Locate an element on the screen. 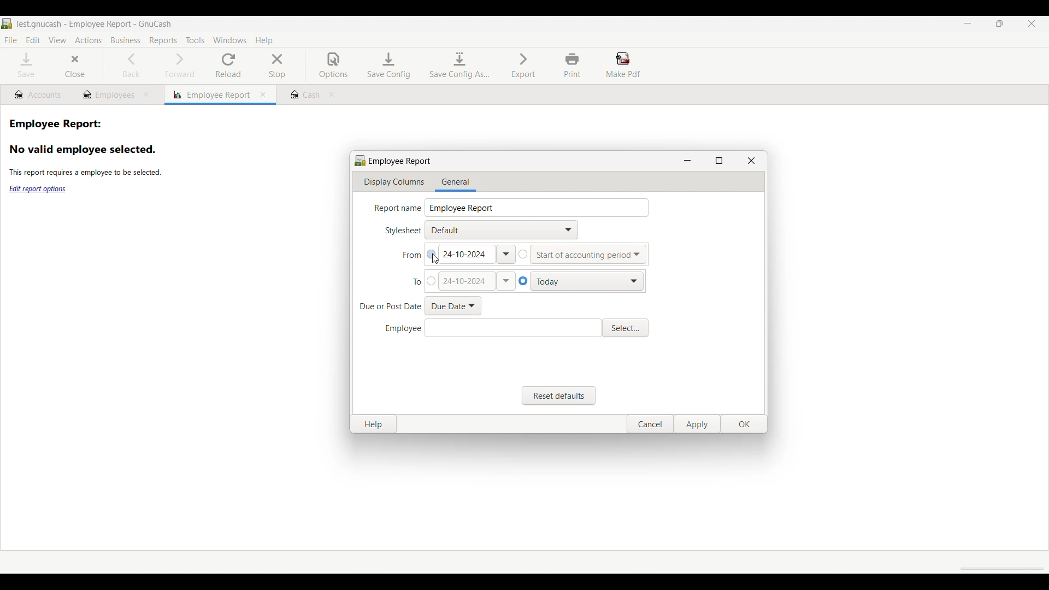 This screenshot has width=1049, height=590. Display columns is located at coordinates (392, 181).